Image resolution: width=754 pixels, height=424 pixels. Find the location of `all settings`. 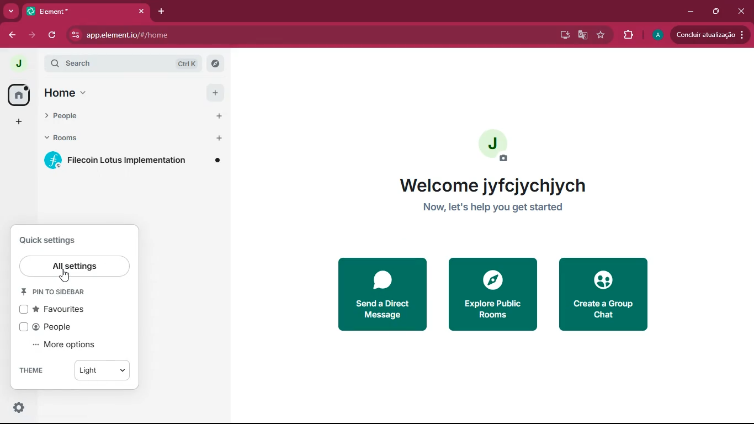

all settings is located at coordinates (75, 263).